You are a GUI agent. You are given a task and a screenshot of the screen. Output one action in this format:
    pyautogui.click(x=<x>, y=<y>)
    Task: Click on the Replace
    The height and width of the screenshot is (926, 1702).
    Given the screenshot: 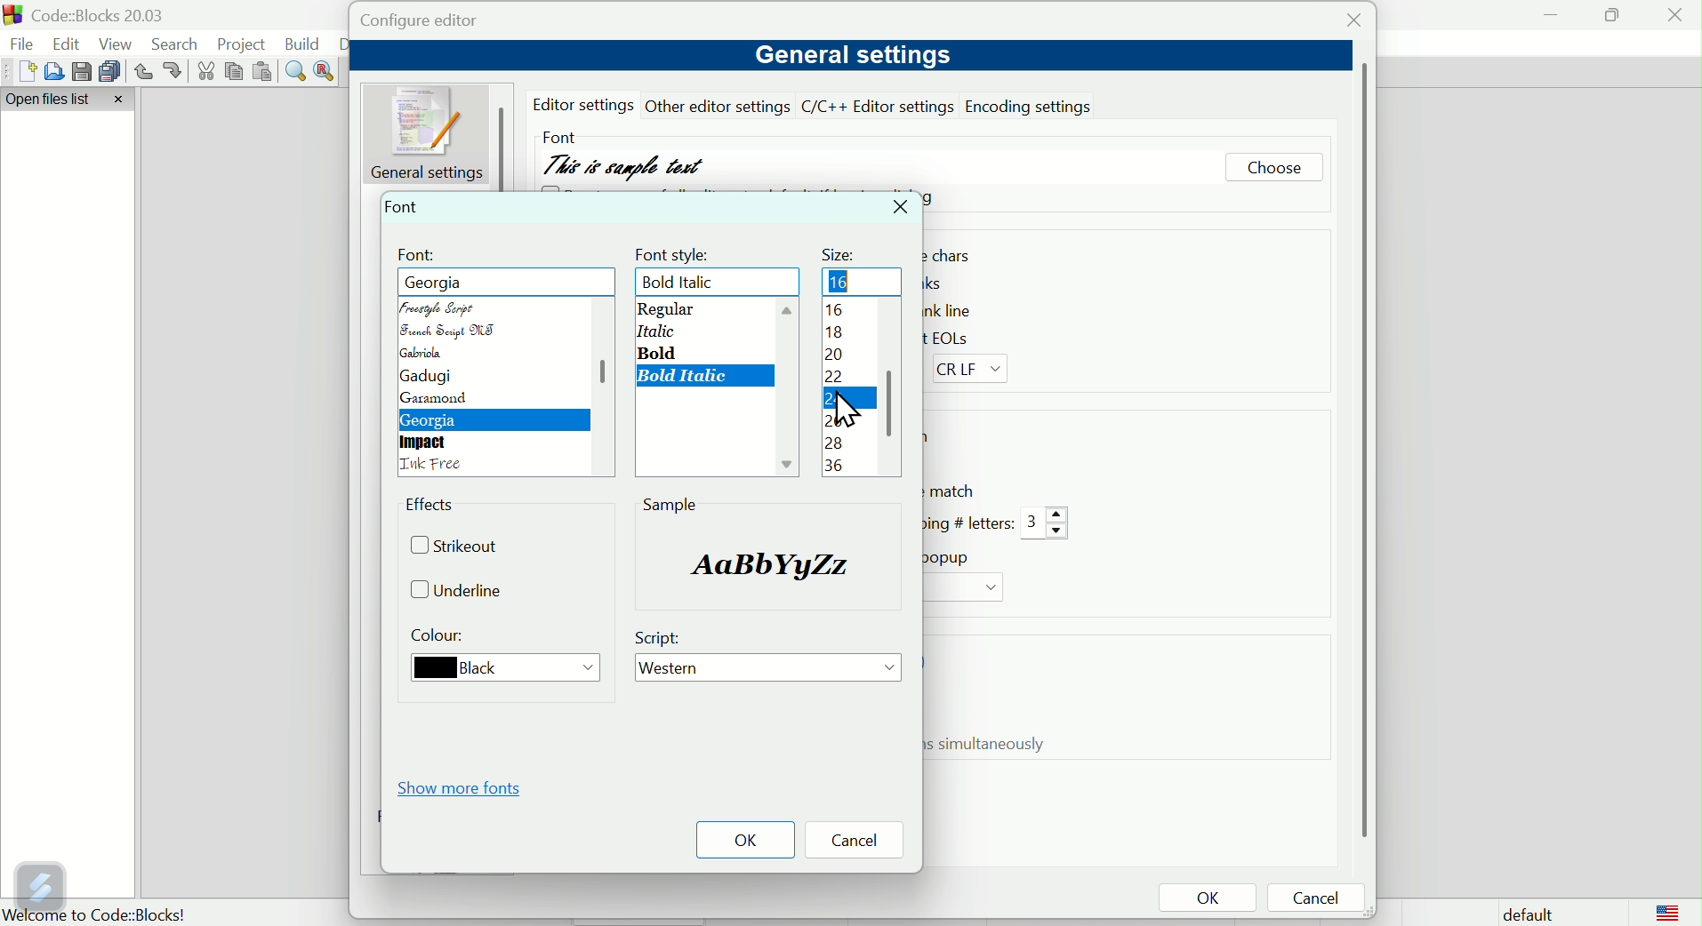 What is the action you would take?
    pyautogui.click(x=326, y=69)
    